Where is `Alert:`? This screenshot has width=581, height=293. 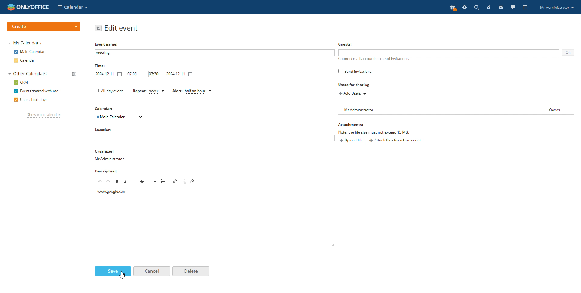
Alert: is located at coordinates (175, 91).